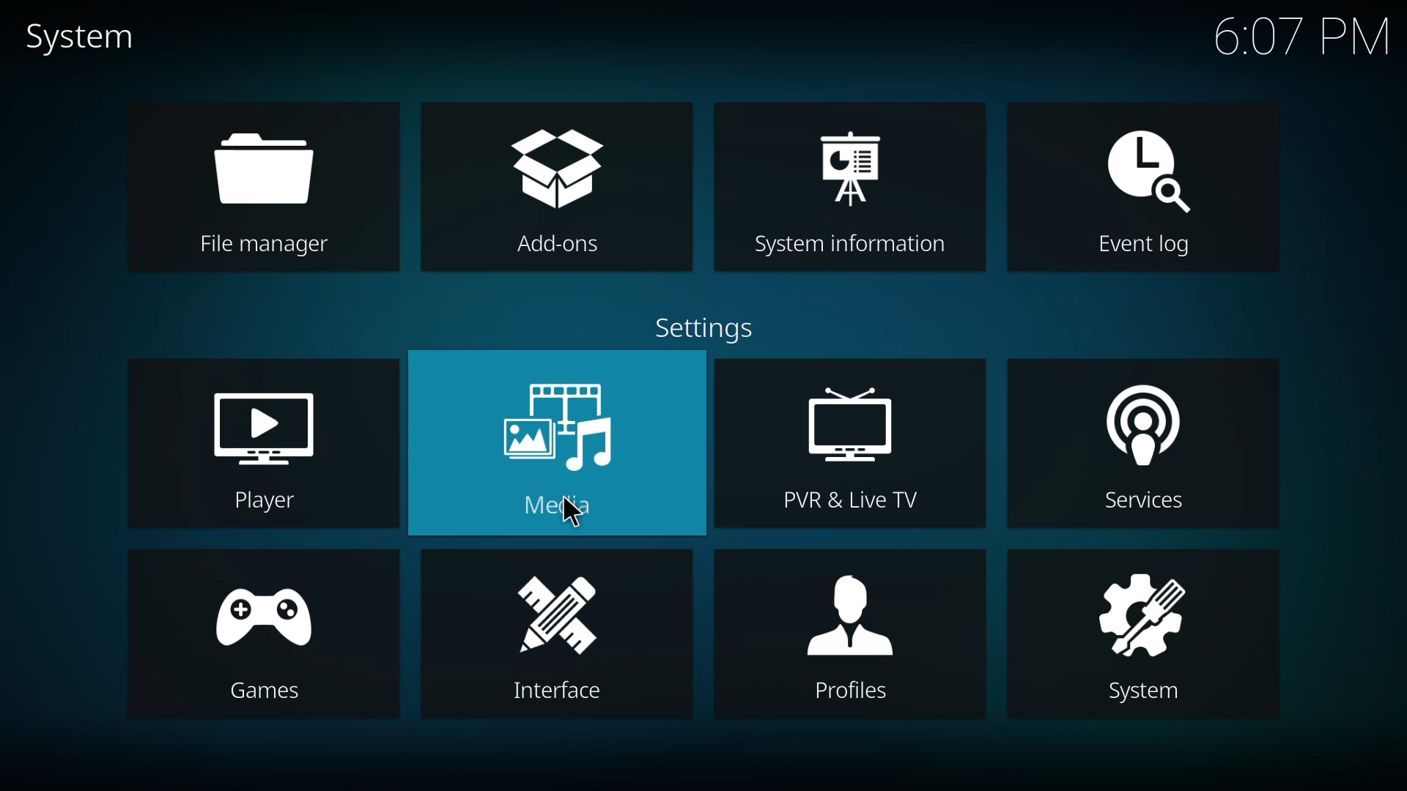 This screenshot has width=1407, height=791. I want to click on 6:07 PM, so click(1303, 43).